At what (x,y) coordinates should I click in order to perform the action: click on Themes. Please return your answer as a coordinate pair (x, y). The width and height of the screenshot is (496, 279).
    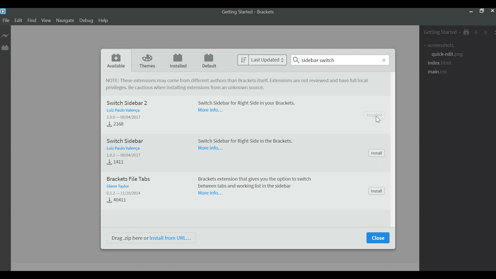
    Looking at the image, I should click on (146, 60).